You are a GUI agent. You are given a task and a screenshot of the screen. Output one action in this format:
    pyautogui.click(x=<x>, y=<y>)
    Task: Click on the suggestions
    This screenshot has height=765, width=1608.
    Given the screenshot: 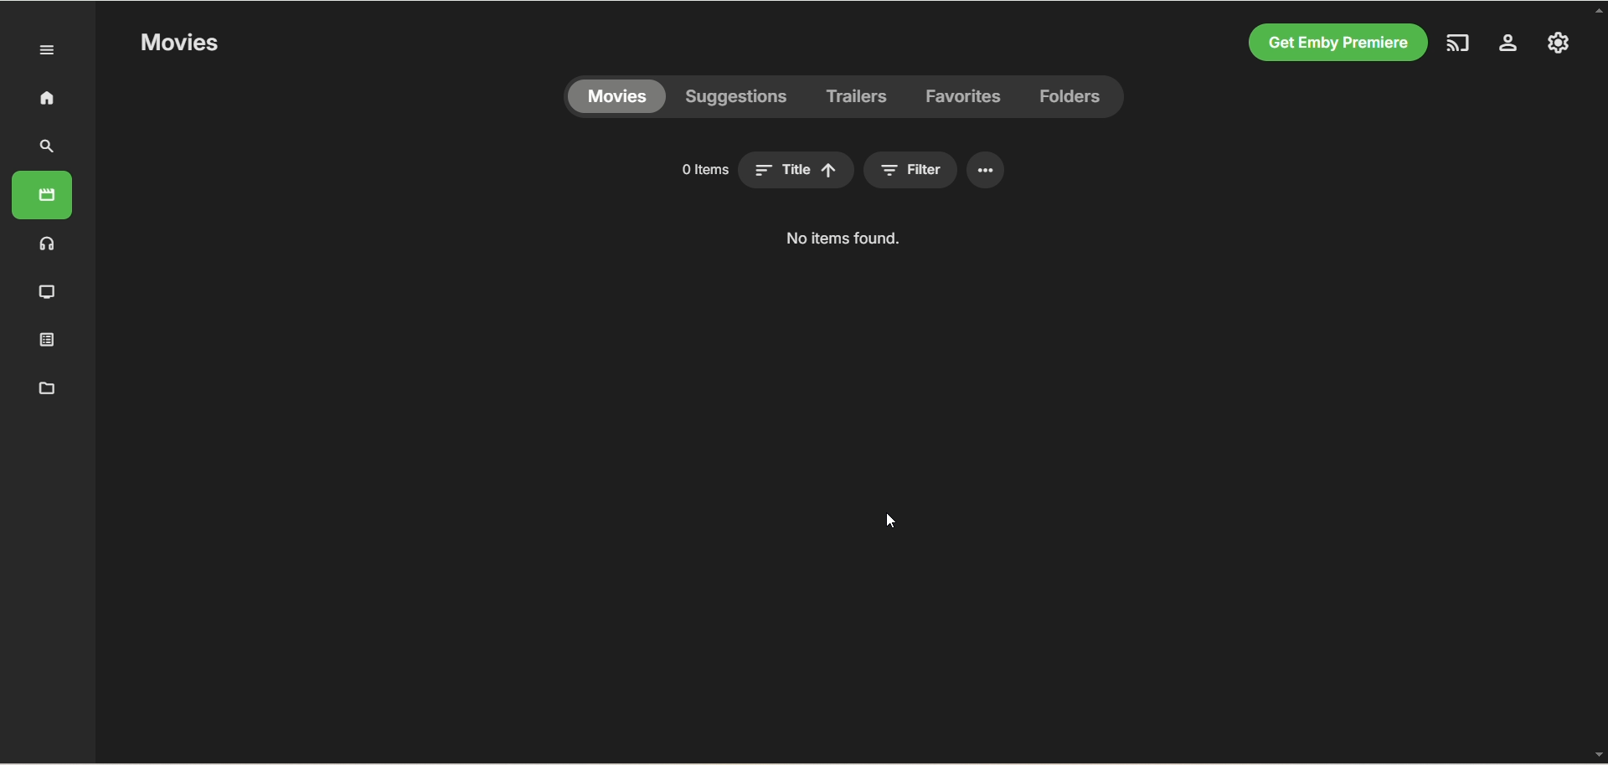 What is the action you would take?
    pyautogui.click(x=737, y=97)
    